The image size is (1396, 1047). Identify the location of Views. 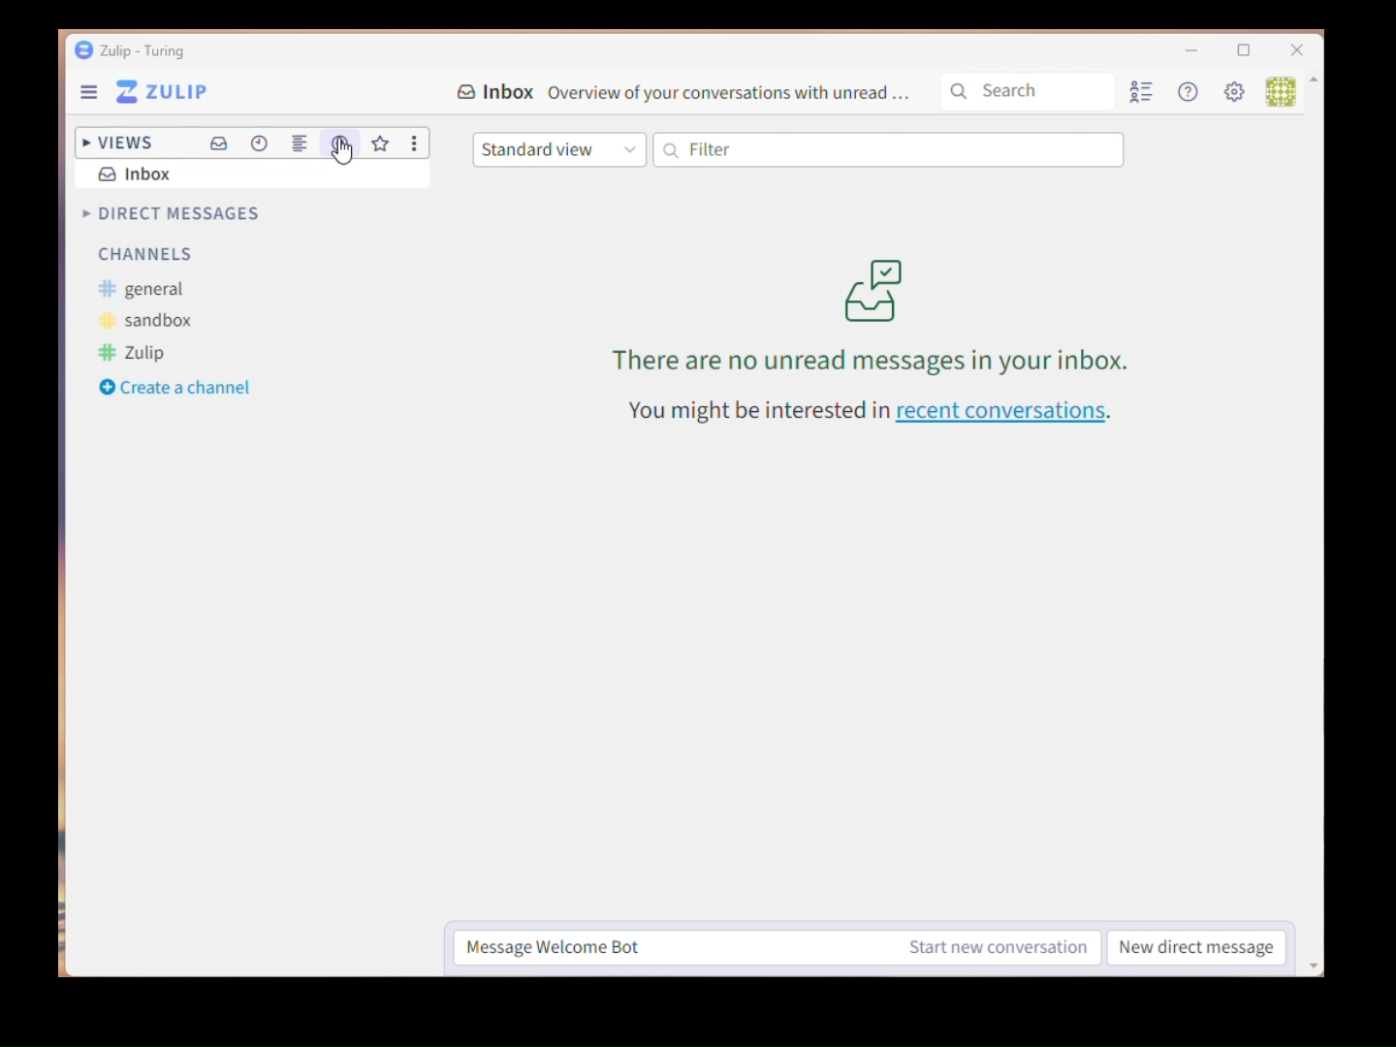
(114, 139).